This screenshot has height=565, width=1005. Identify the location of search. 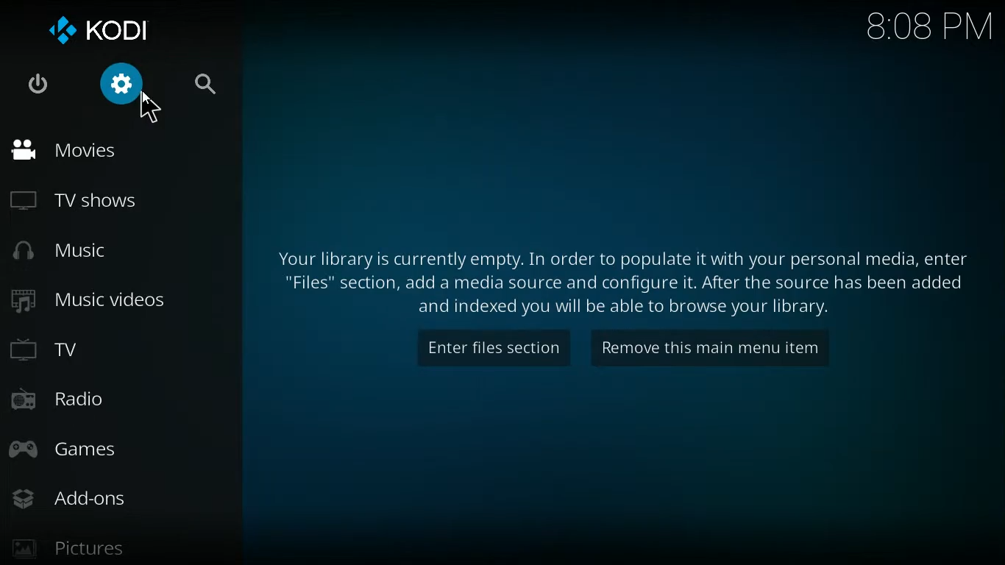
(207, 85).